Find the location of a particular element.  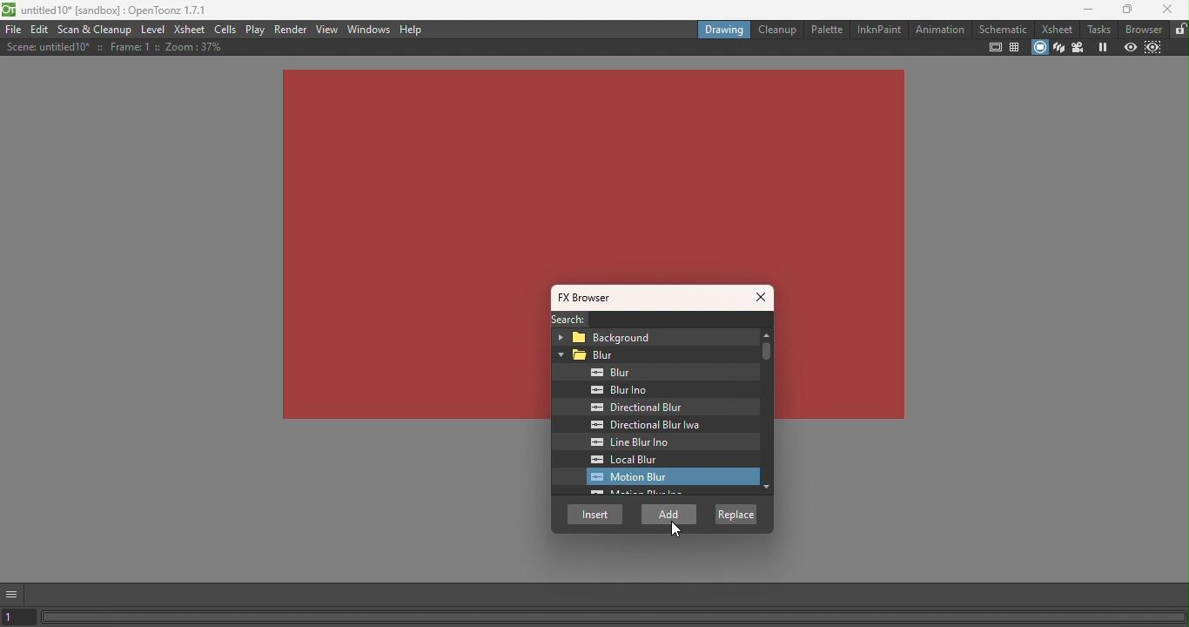

Close is located at coordinates (762, 299).